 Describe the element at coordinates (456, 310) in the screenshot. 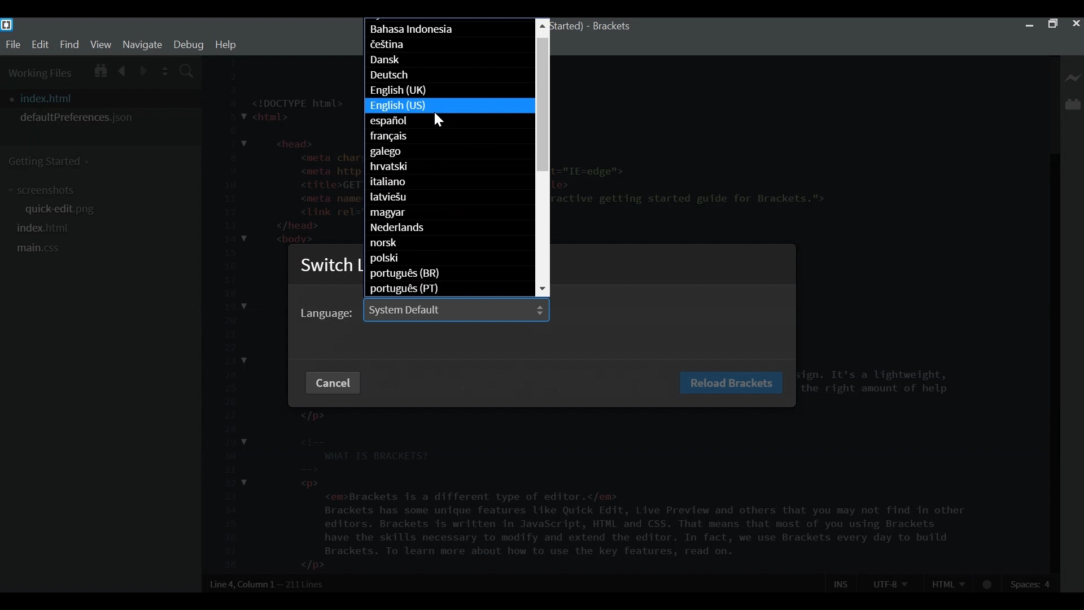

I see `System Default` at that location.